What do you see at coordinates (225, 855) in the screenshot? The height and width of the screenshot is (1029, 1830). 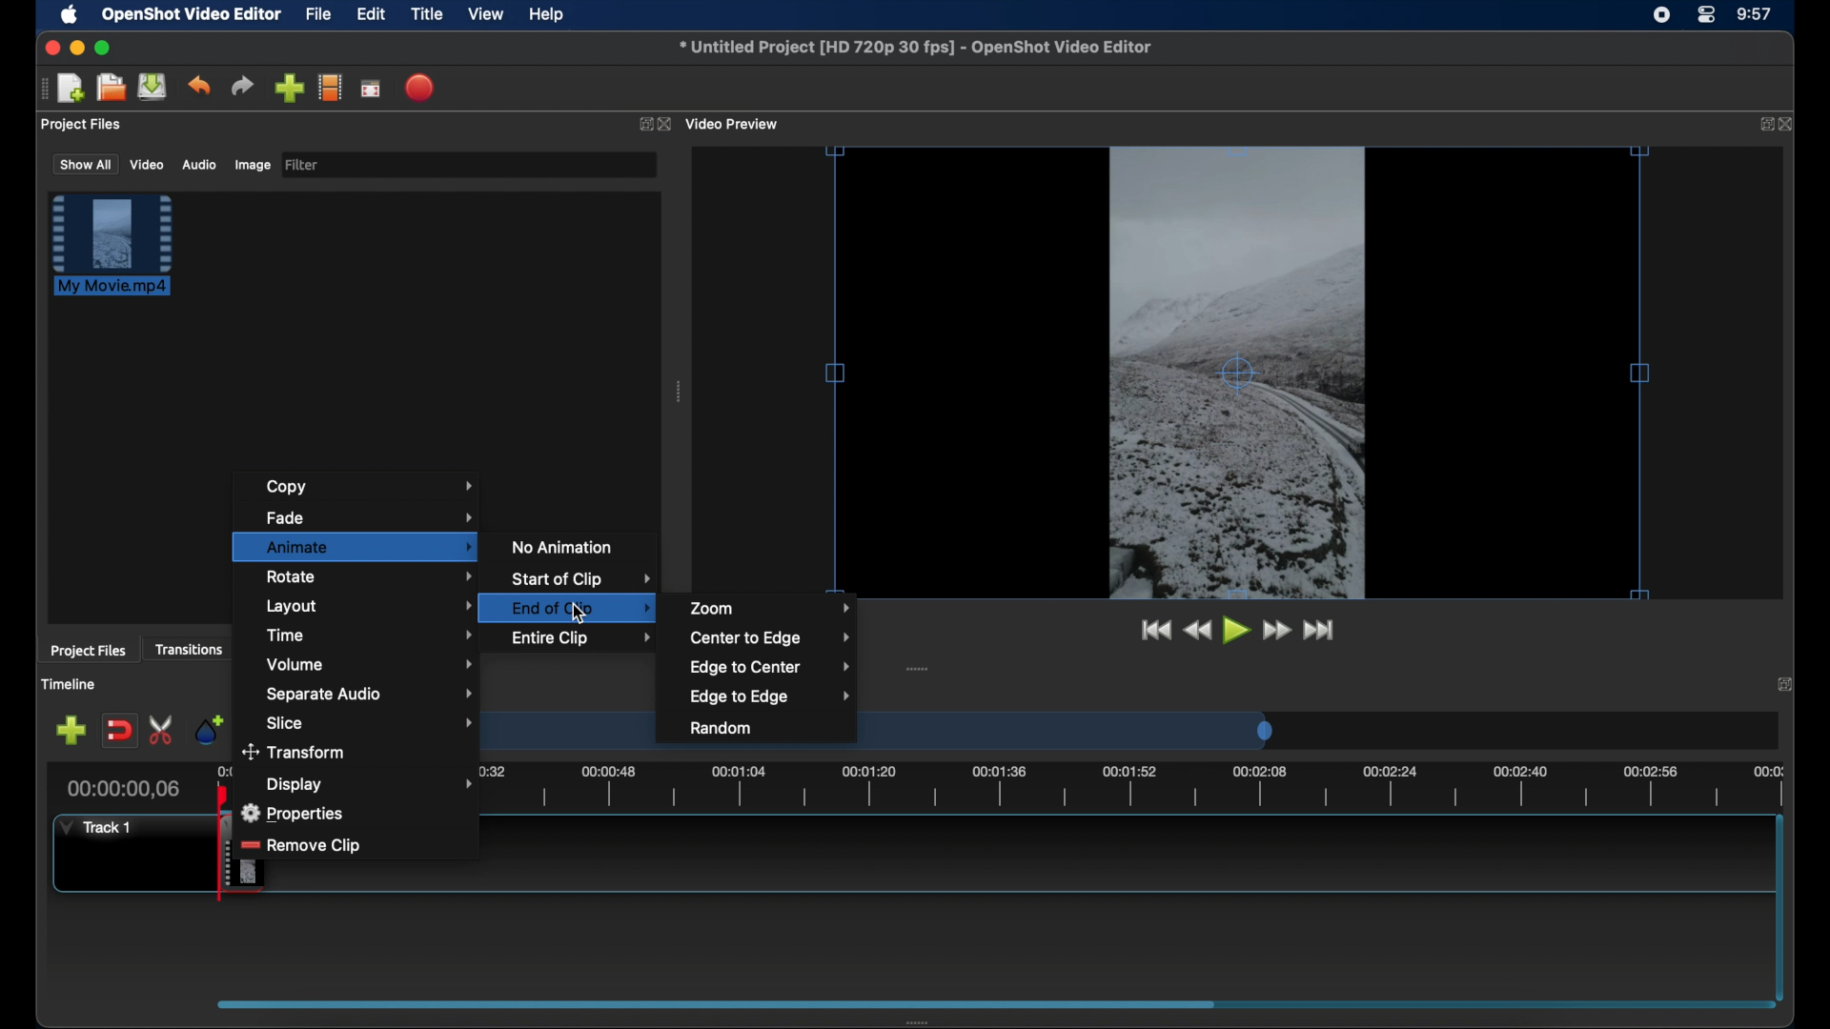 I see `drag cursor` at bounding box center [225, 855].